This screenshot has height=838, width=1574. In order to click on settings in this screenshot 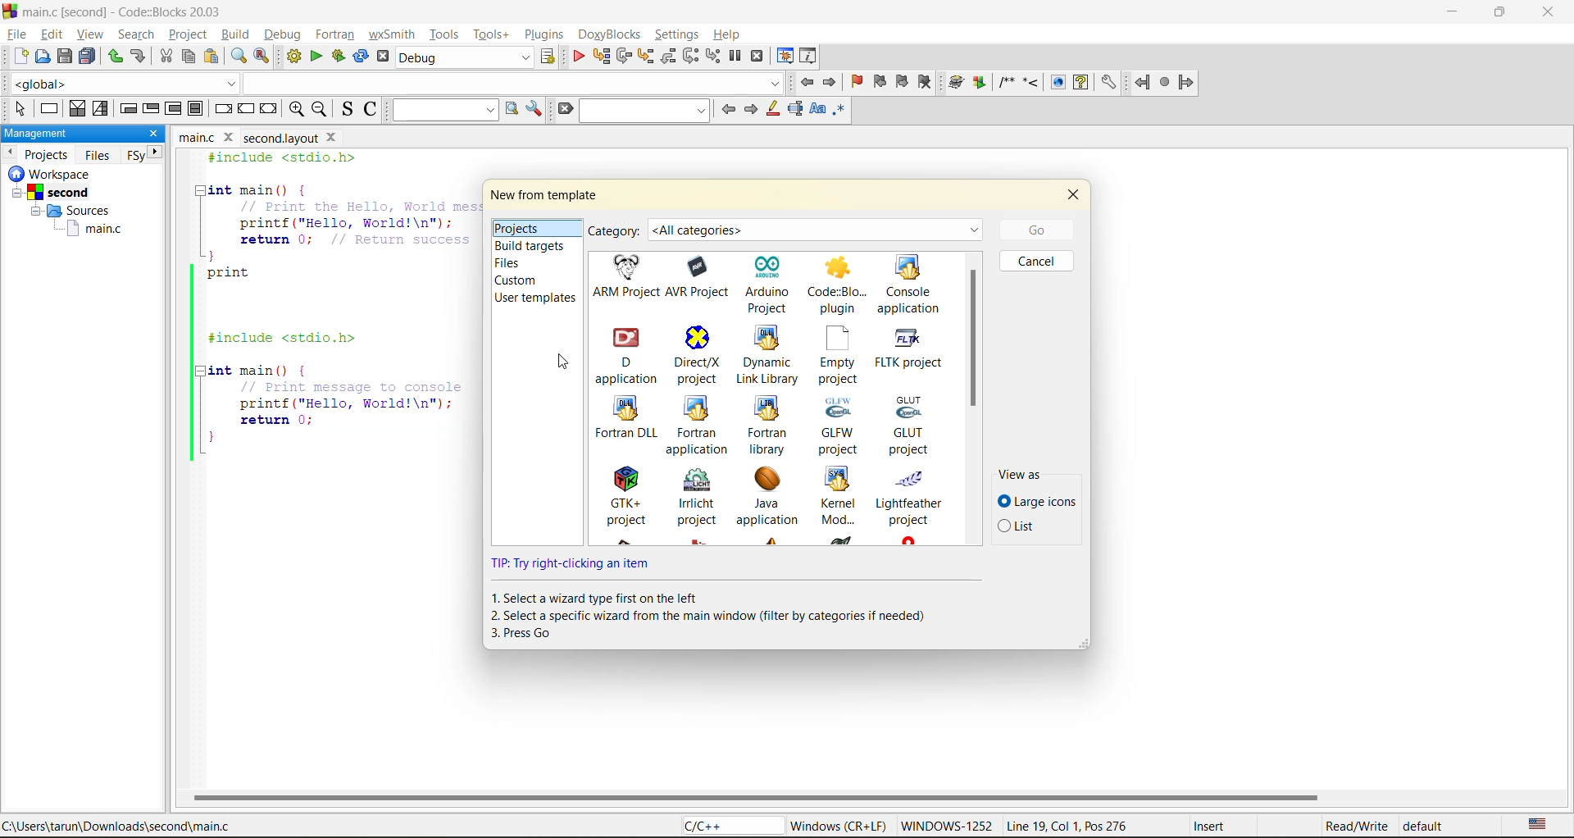, I will do `click(679, 33)`.